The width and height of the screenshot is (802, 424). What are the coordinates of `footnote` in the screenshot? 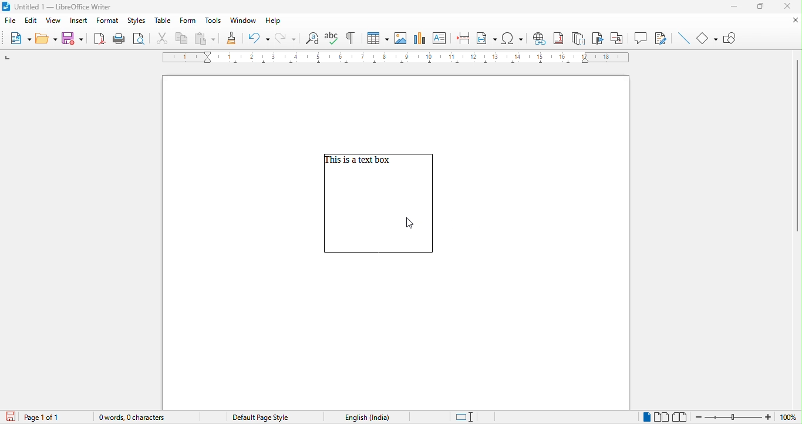 It's located at (558, 38).